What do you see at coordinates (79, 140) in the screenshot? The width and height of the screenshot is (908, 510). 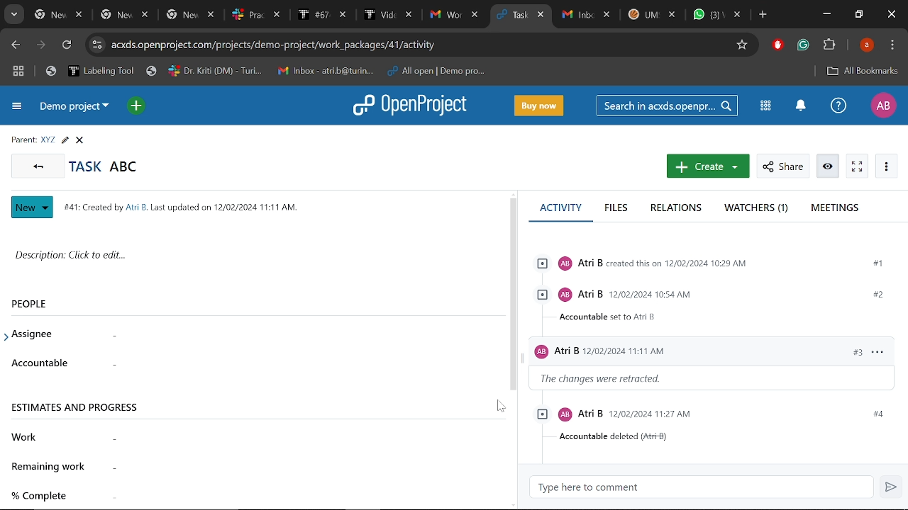 I see `Close` at bounding box center [79, 140].